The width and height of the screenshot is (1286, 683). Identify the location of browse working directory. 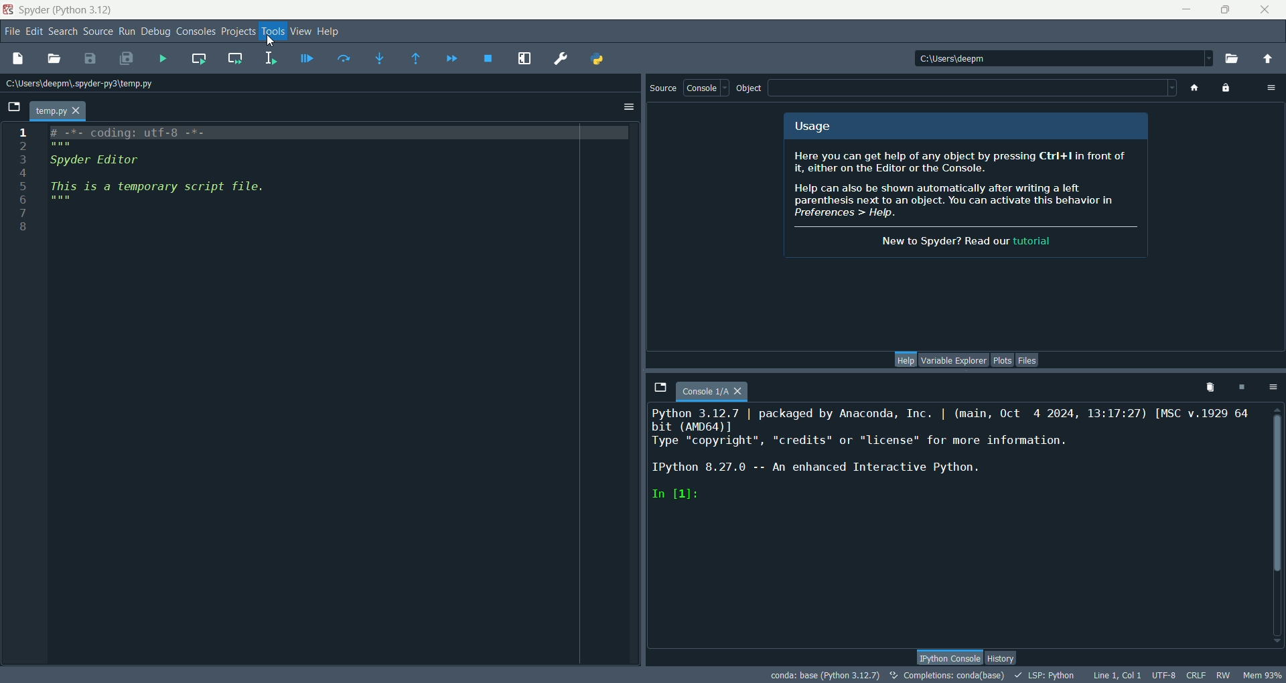
(1235, 57).